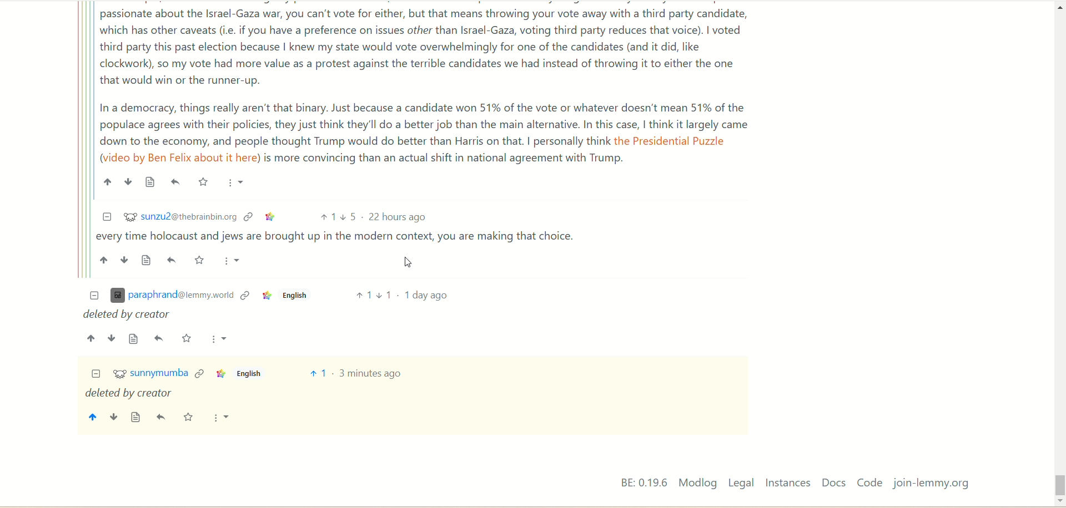 This screenshot has width=1066, height=508. What do you see at coordinates (112, 338) in the screenshot?
I see `Downvote` at bounding box center [112, 338].